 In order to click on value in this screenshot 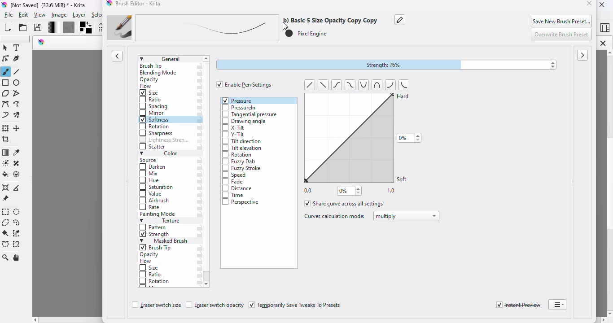, I will do `click(151, 195)`.